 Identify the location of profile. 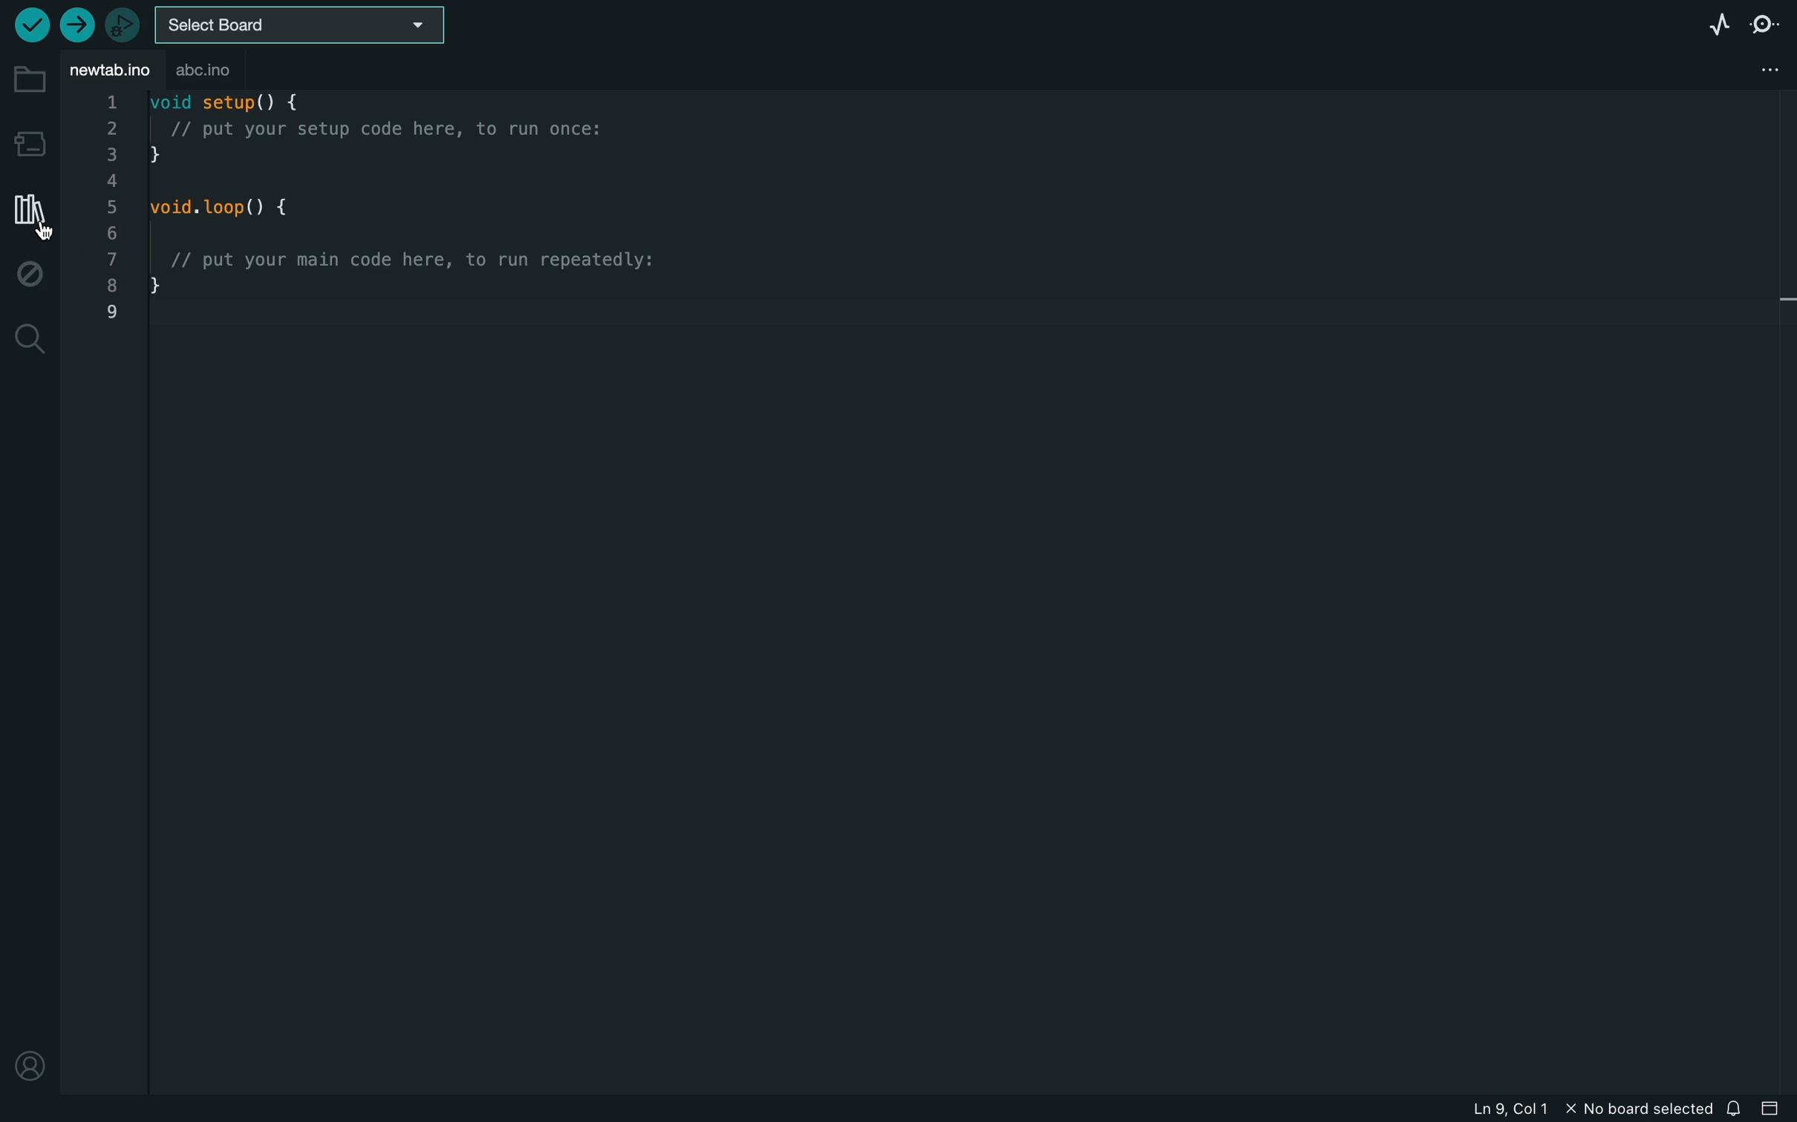
(30, 1069).